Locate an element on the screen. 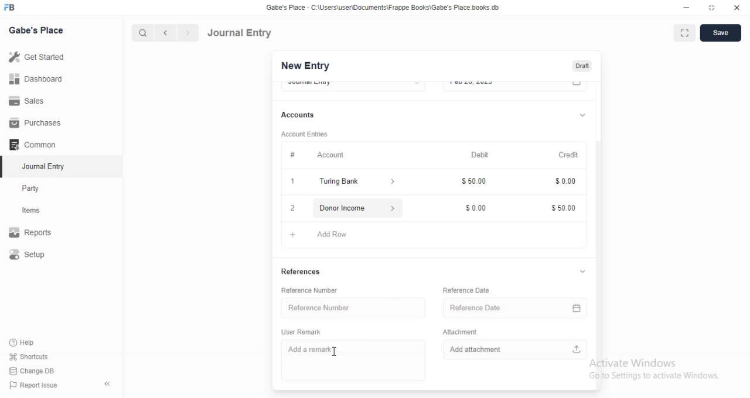 This screenshot has height=398, width=750. calender is located at coordinates (579, 306).